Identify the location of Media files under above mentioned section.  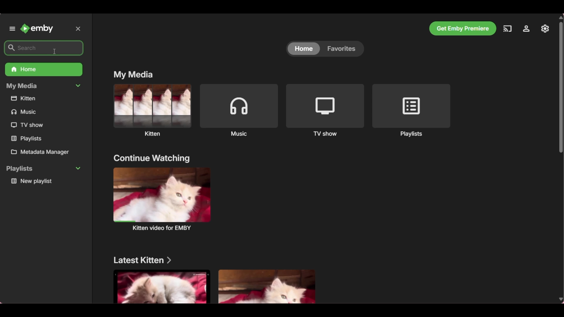
(266, 286).